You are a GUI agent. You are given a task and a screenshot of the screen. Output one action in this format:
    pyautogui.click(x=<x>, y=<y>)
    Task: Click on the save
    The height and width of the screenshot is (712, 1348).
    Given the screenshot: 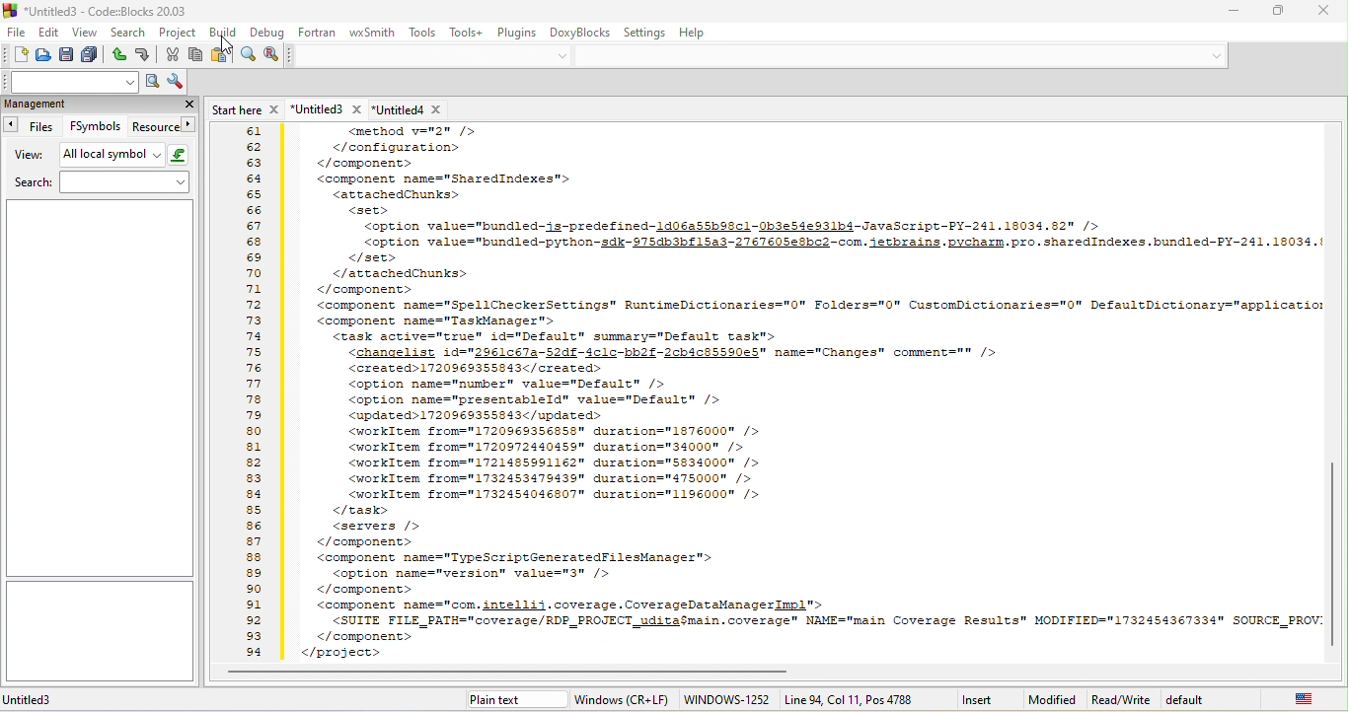 What is the action you would take?
    pyautogui.click(x=67, y=55)
    